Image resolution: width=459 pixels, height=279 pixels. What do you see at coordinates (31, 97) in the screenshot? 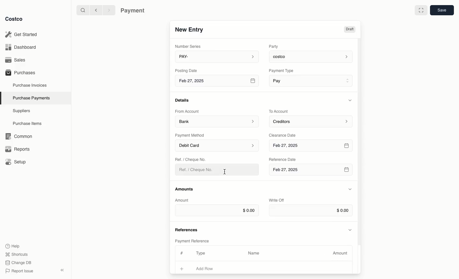
I see `Purchase Payments` at bounding box center [31, 97].